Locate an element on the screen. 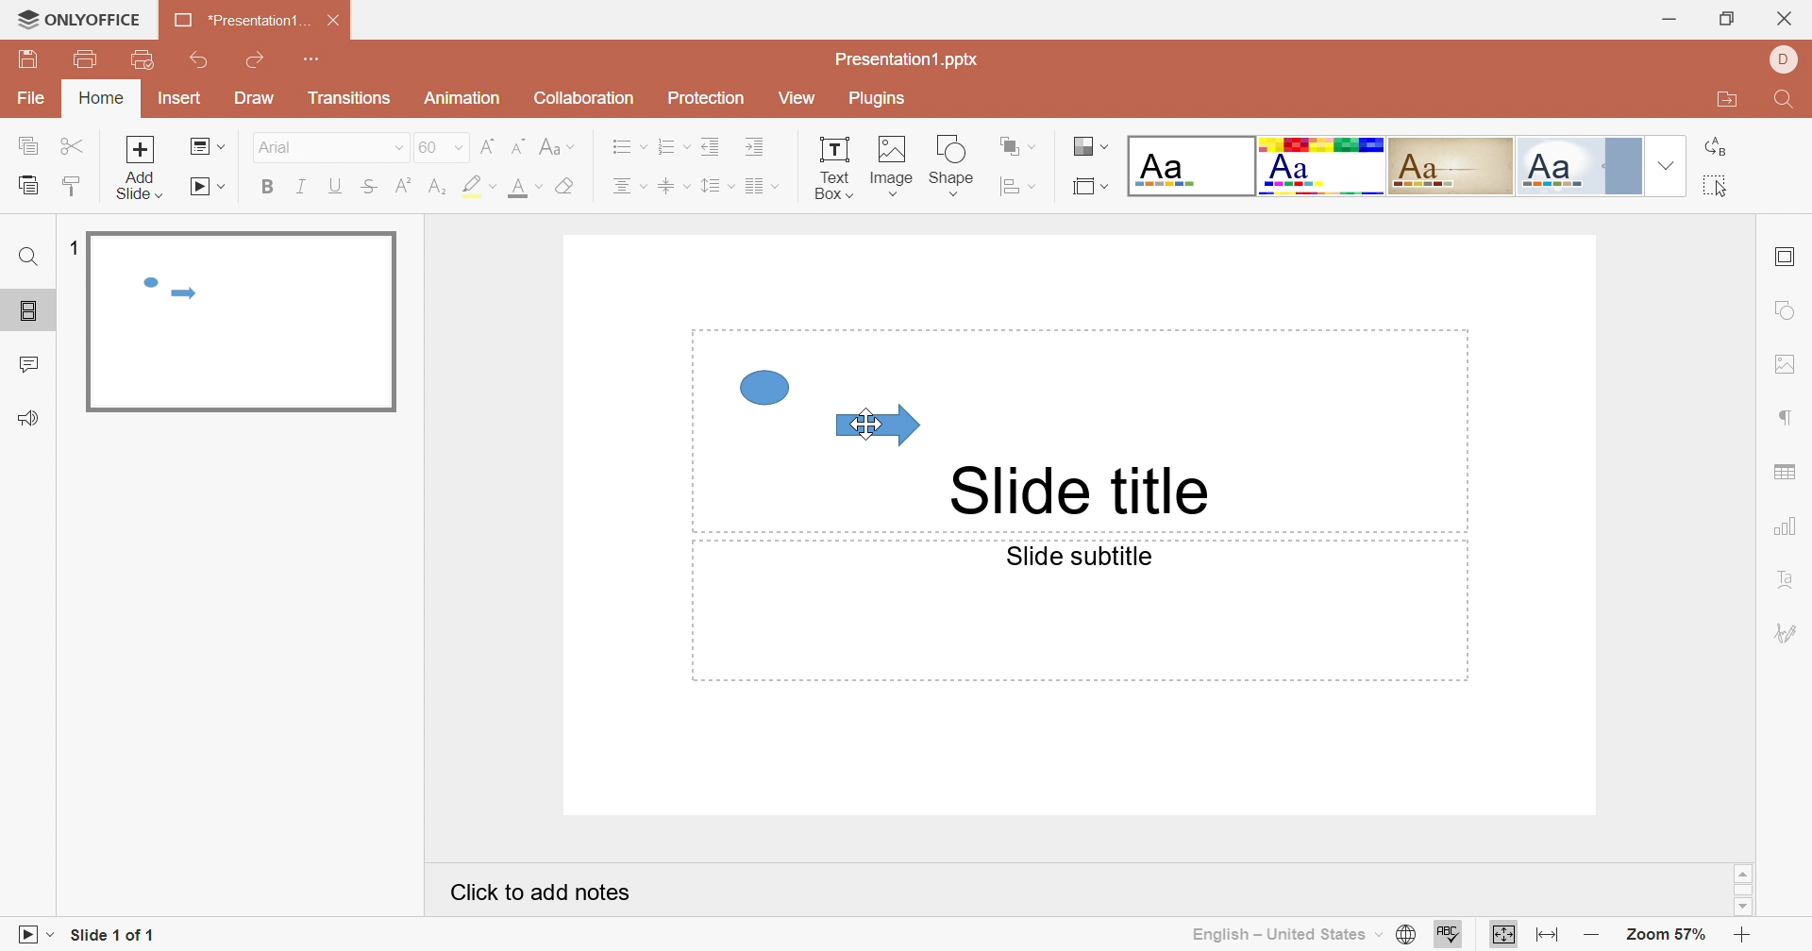 The width and height of the screenshot is (1812, 951). Basic is located at coordinates (1323, 168).